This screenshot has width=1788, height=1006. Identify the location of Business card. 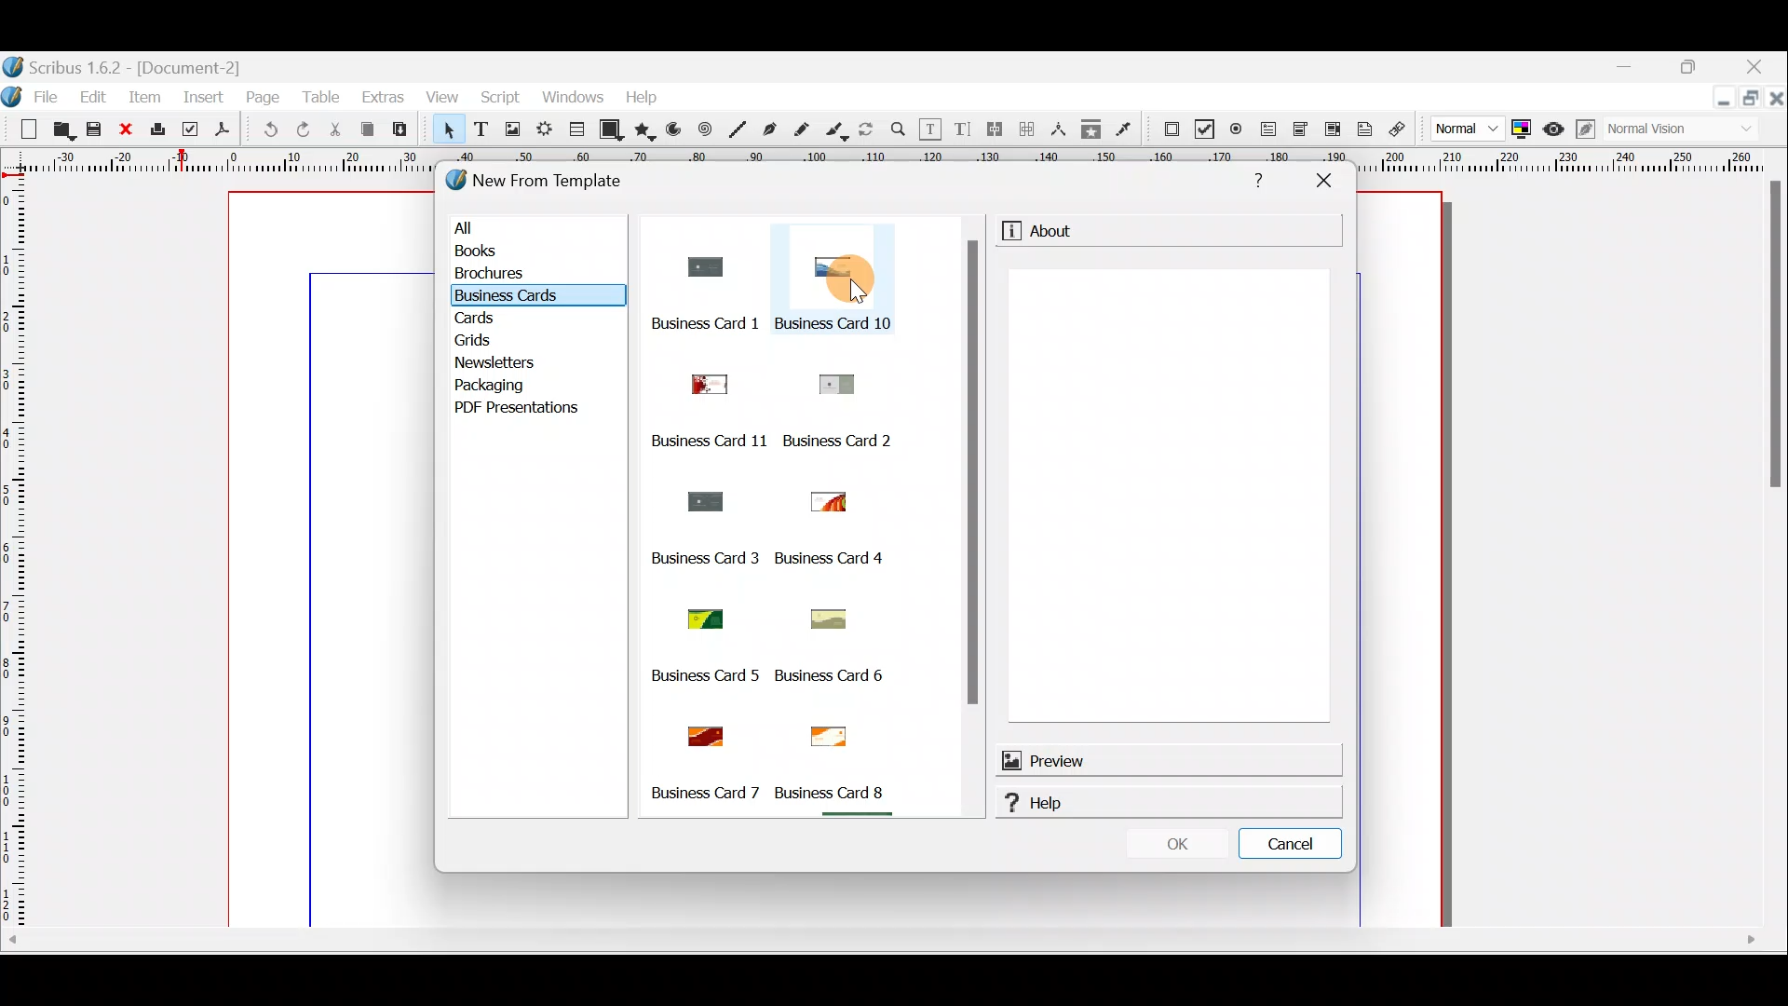
(828, 732).